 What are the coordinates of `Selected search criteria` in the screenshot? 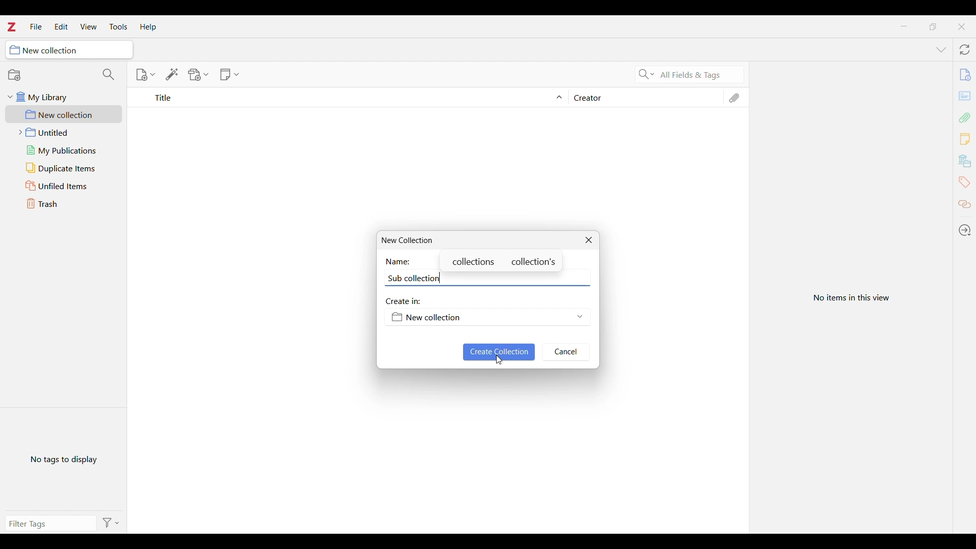 It's located at (700, 74).